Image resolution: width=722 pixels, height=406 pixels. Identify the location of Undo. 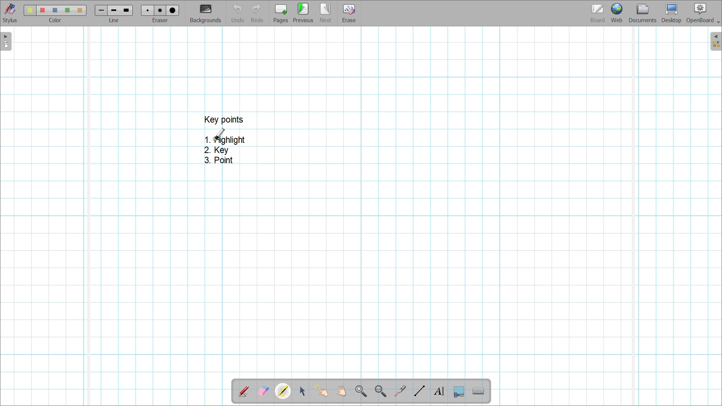
(238, 13).